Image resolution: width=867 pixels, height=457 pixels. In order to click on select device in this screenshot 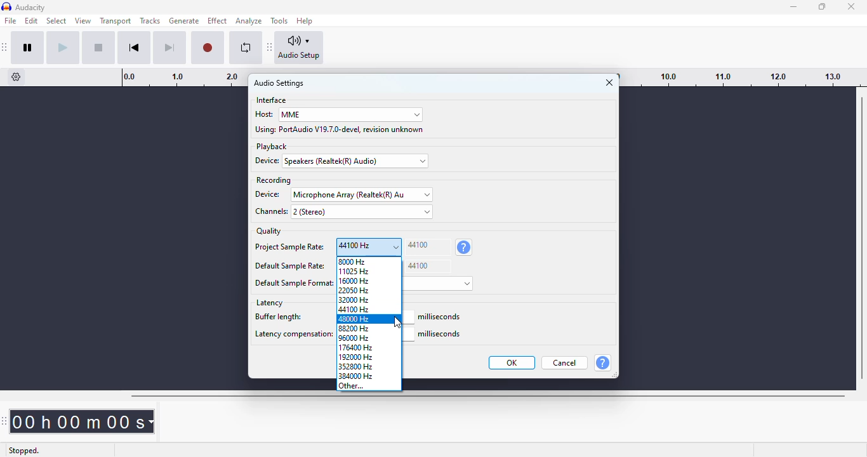, I will do `click(362, 194)`.